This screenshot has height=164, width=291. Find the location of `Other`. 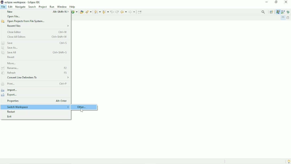

Other is located at coordinates (83, 107).